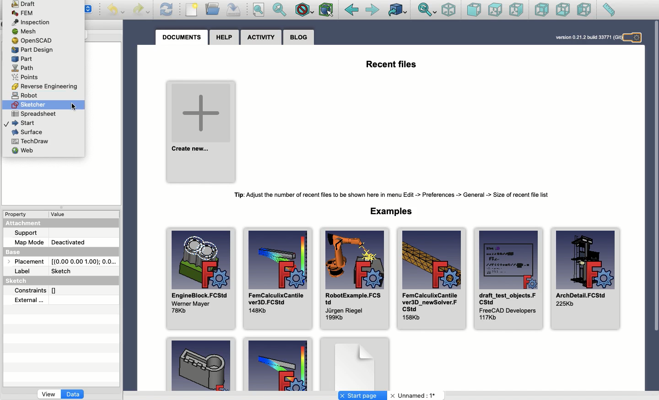 The height and width of the screenshot is (400, 659). Describe the element at coordinates (509, 279) in the screenshot. I see `draft_test_objects` at that location.